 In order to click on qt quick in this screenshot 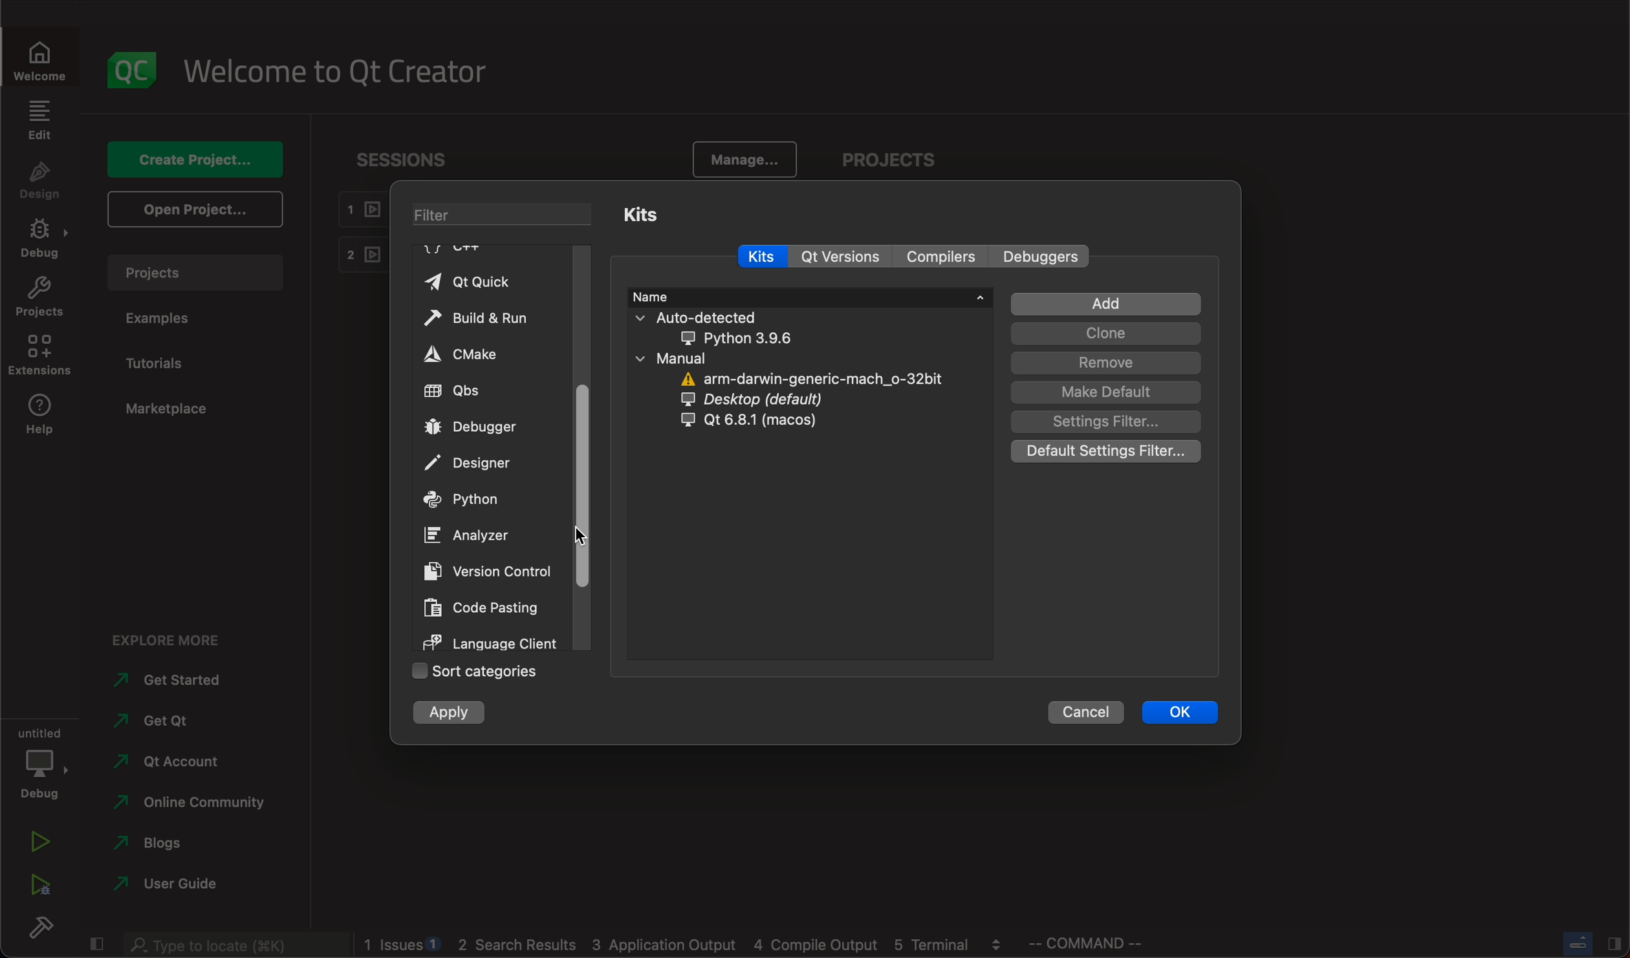, I will do `click(487, 280)`.